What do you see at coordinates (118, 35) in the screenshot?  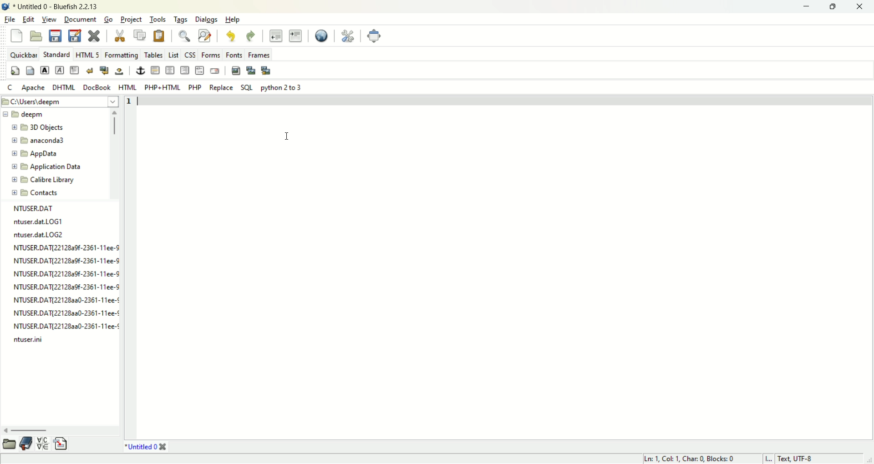 I see `cut` at bounding box center [118, 35].